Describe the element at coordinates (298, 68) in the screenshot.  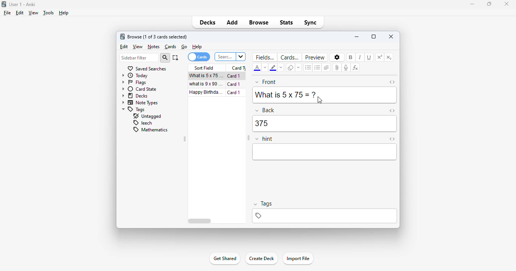
I see `select formatting to remove` at that location.